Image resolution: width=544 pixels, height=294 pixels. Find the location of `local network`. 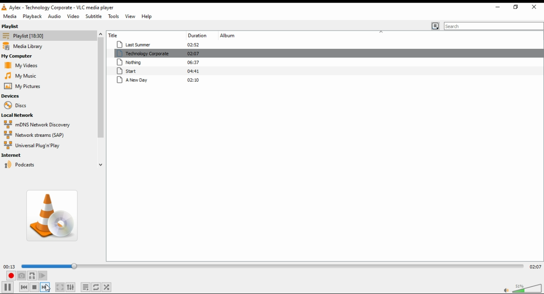

local network is located at coordinates (27, 116).